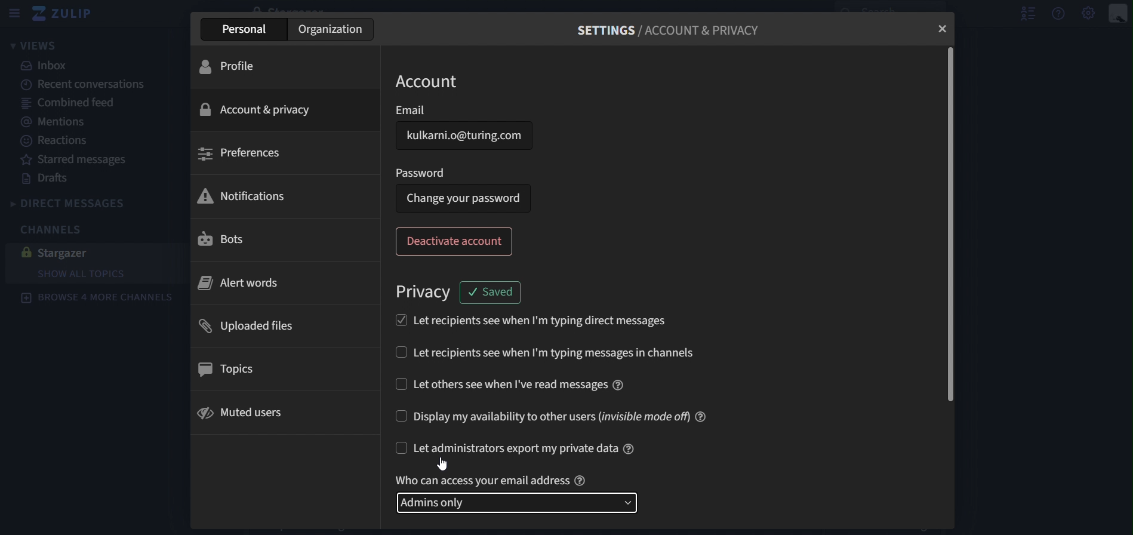  What do you see at coordinates (527, 319) in the screenshot?
I see `let recipients see when Im typing direct messages` at bounding box center [527, 319].